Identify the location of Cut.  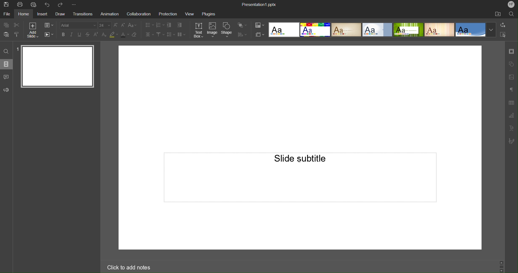
(17, 25).